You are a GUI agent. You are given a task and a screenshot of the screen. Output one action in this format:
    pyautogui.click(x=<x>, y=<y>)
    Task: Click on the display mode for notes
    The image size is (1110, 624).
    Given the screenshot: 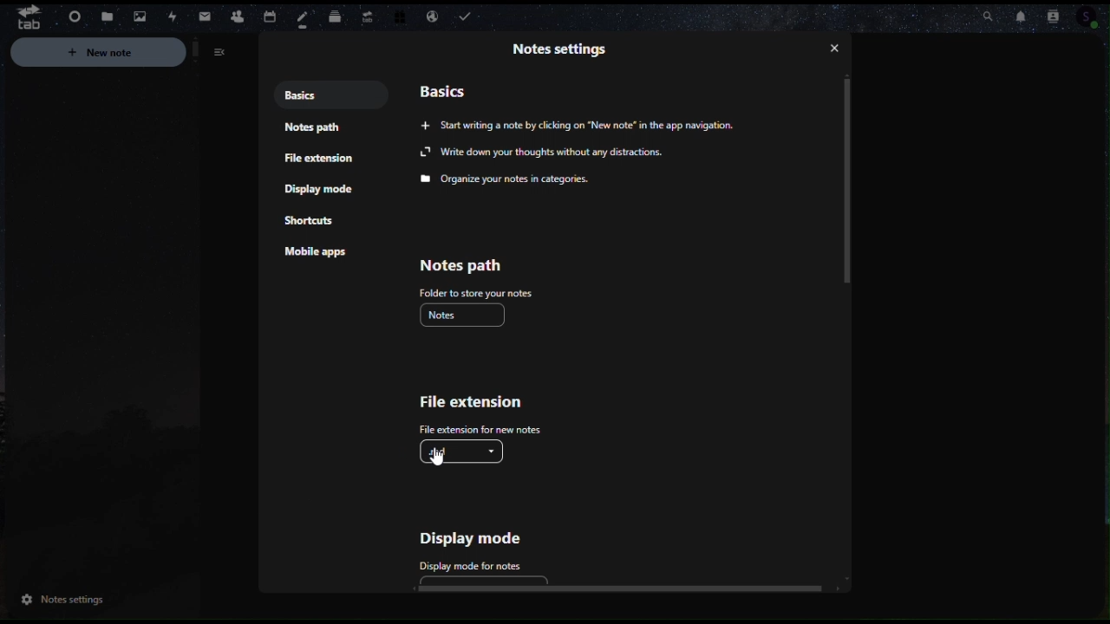 What is the action you would take?
    pyautogui.click(x=467, y=564)
    